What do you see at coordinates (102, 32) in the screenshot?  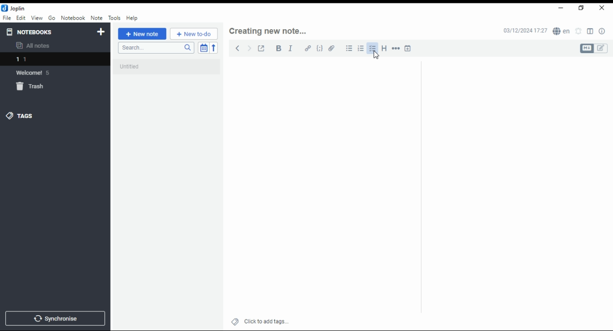 I see `new notebook` at bounding box center [102, 32].